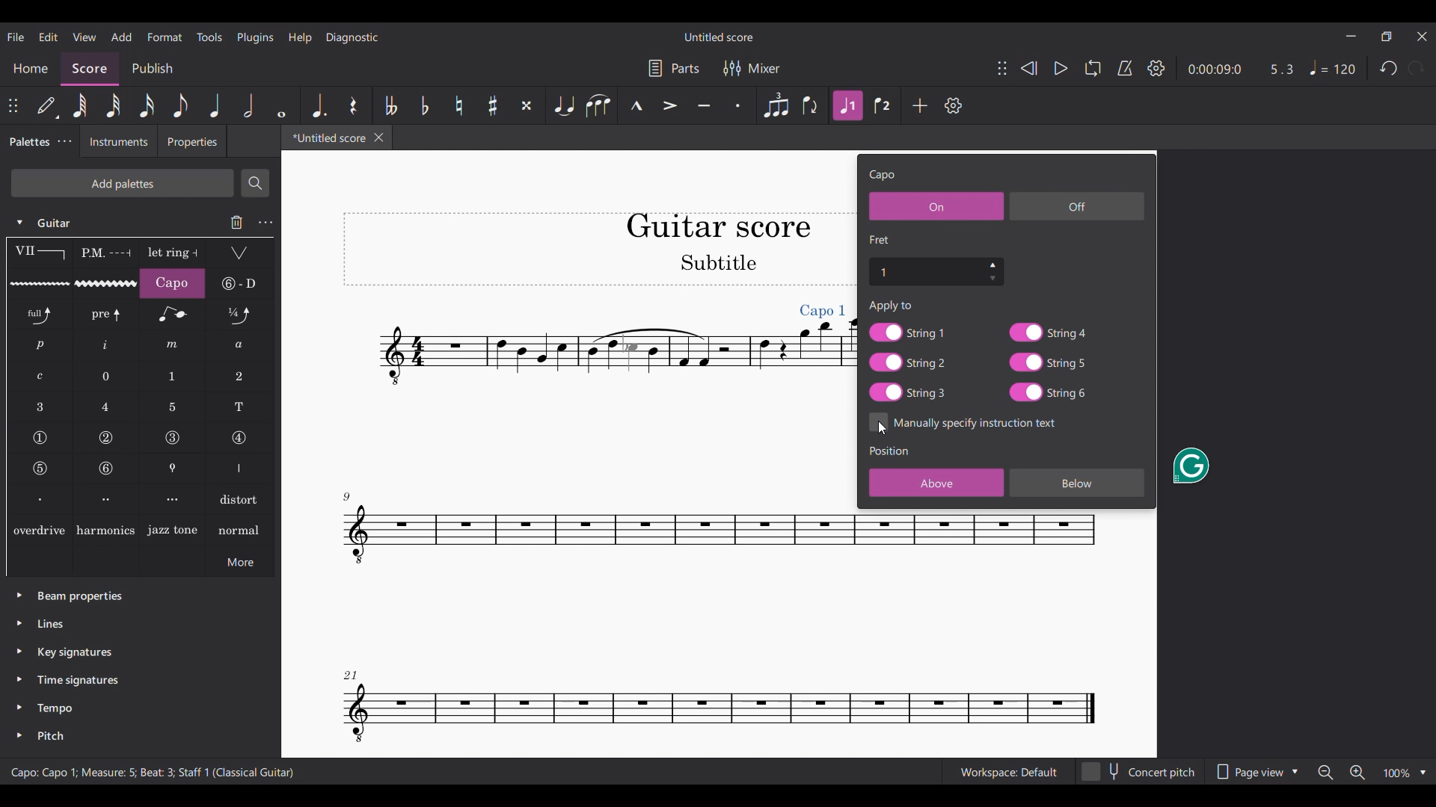 The width and height of the screenshot is (1436, 807). I want to click on Settings, so click(954, 105).